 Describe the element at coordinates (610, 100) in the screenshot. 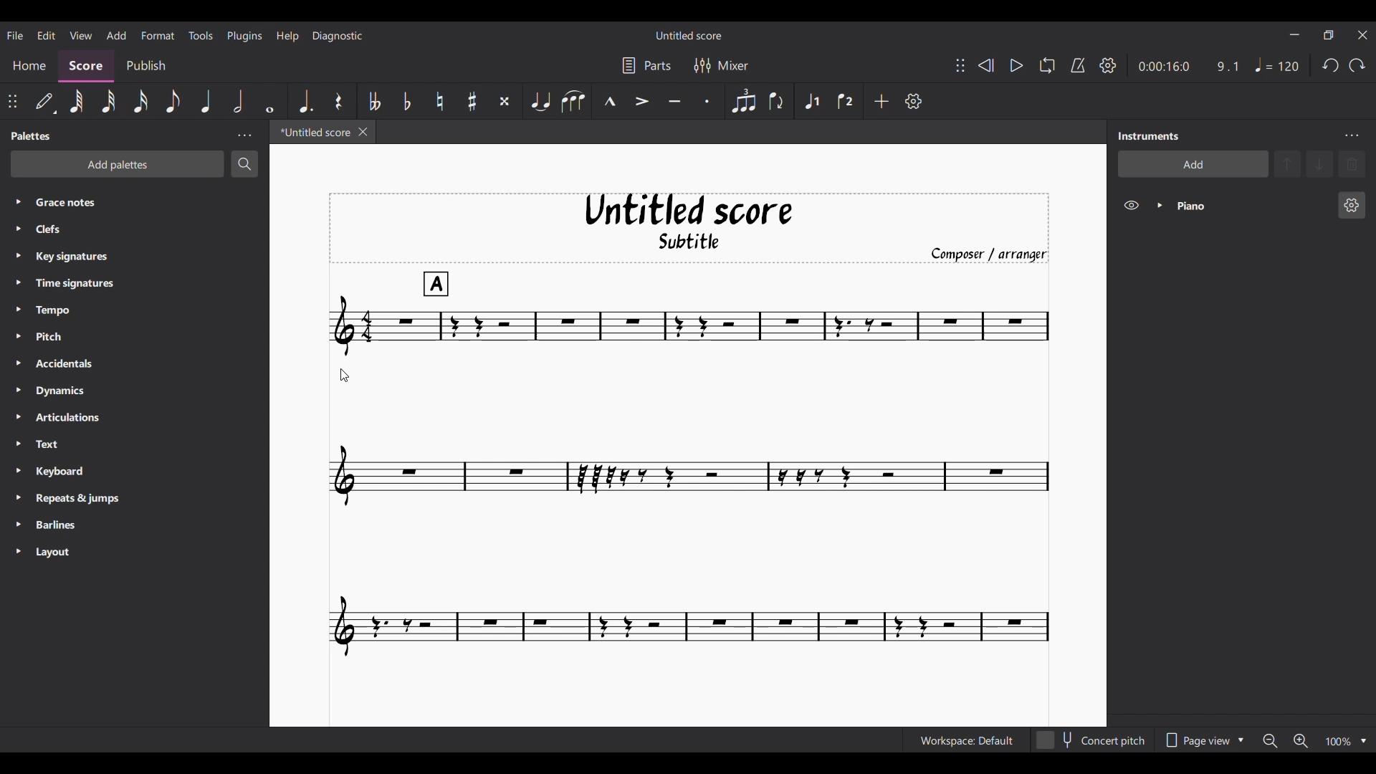

I see `Marcato` at that location.